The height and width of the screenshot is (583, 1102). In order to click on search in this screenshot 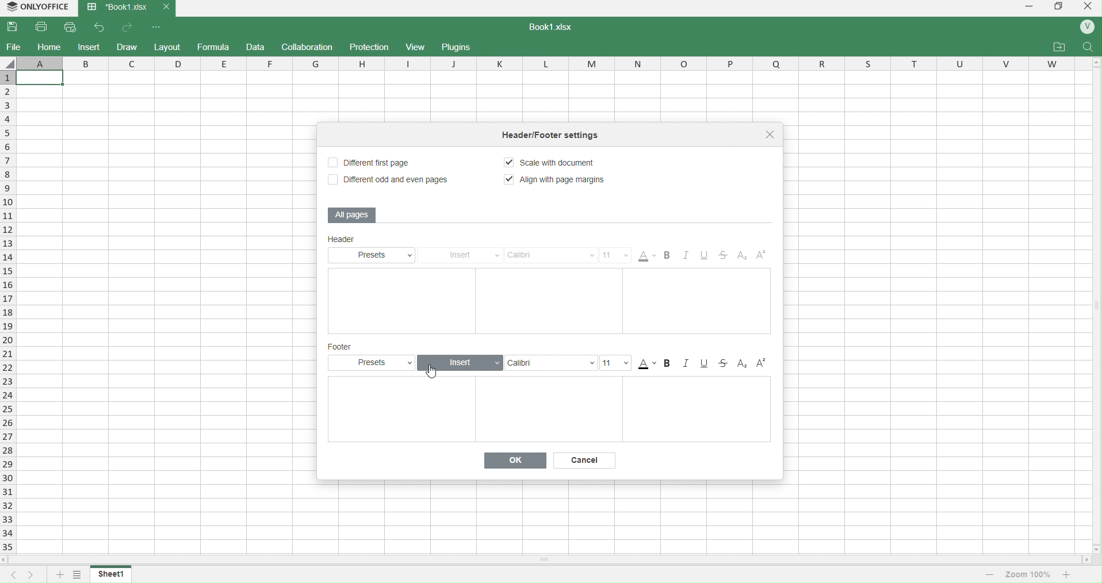, I will do `click(1089, 47)`.